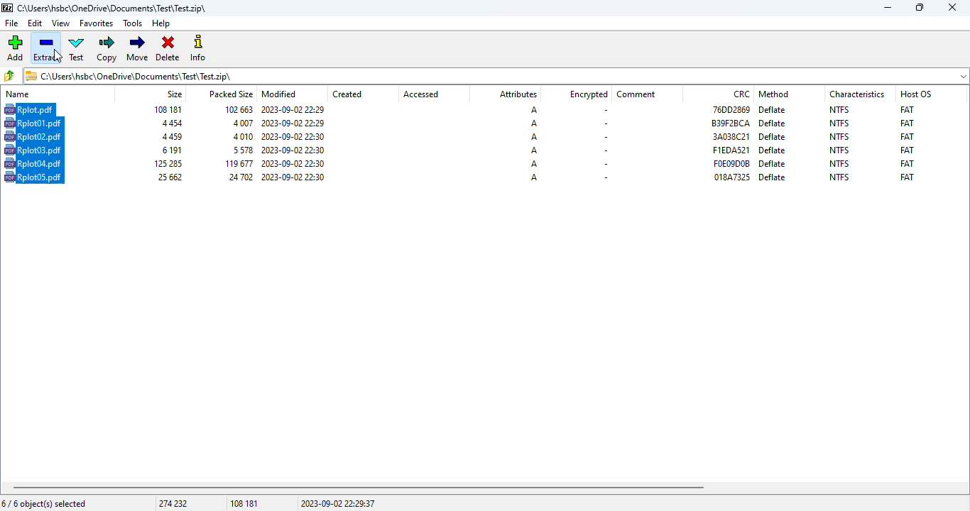 Image resolution: width=970 pixels, height=511 pixels. Describe the element at coordinates (952, 7) in the screenshot. I see `close` at that location.